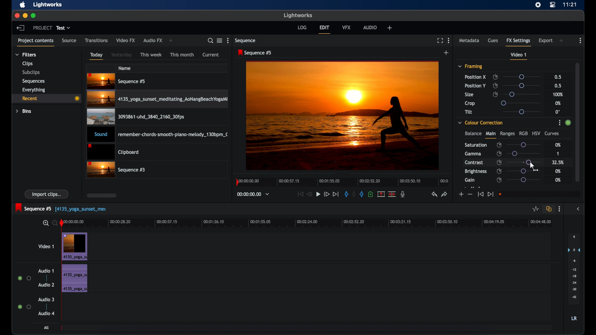  Describe the element at coordinates (461, 194) in the screenshot. I see `increment` at that location.